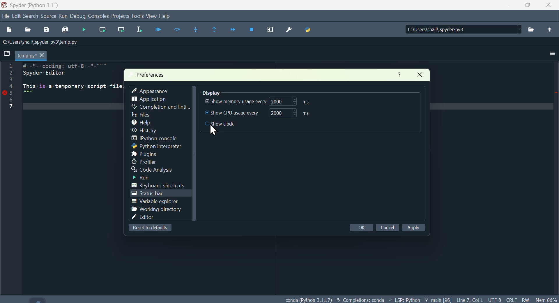 The height and width of the screenshot is (303, 559). I want to click on Save all, so click(66, 29).